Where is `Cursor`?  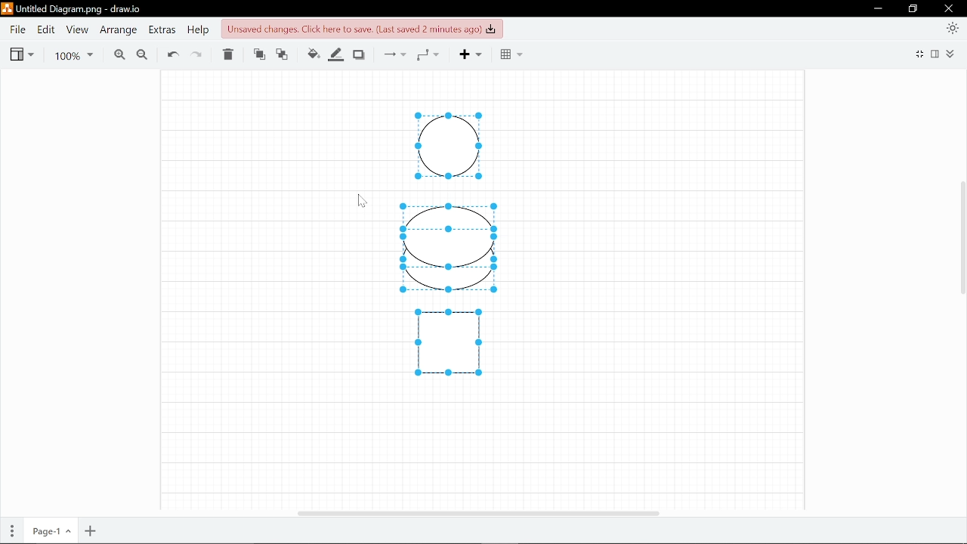 Cursor is located at coordinates (363, 200).